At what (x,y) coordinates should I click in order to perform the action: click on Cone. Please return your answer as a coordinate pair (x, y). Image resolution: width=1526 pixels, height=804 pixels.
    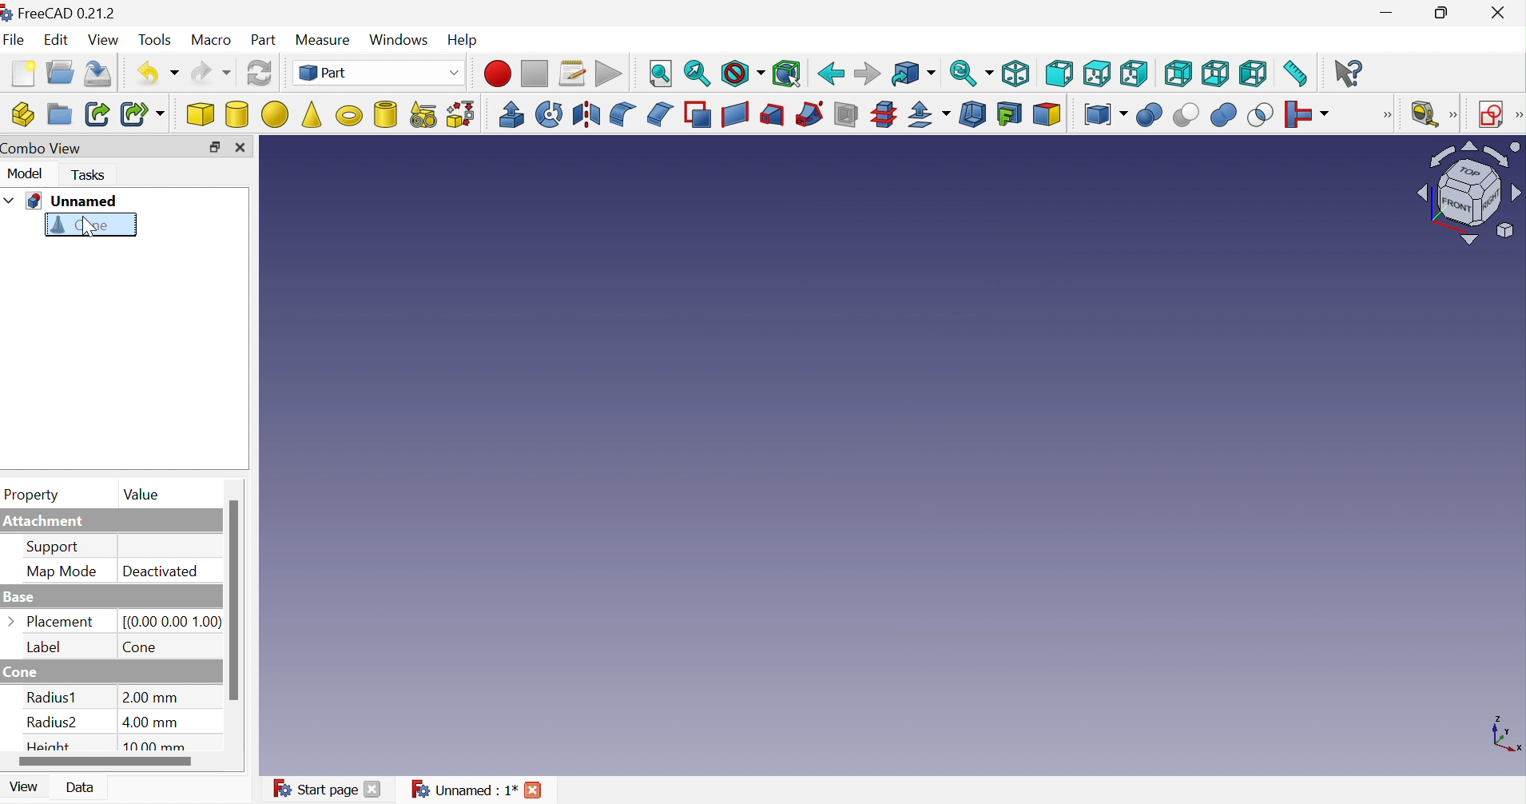
    Looking at the image, I should click on (312, 113).